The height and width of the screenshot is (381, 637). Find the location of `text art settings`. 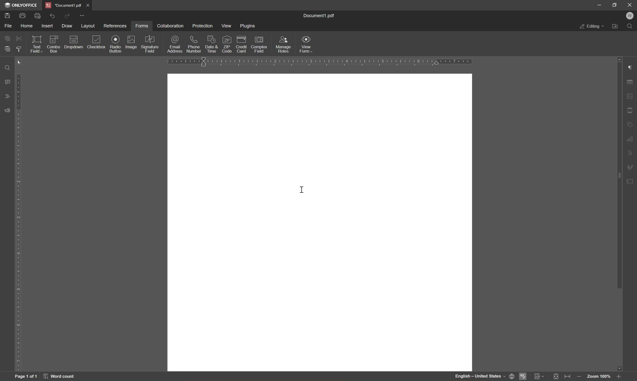

text art settings is located at coordinates (631, 153).